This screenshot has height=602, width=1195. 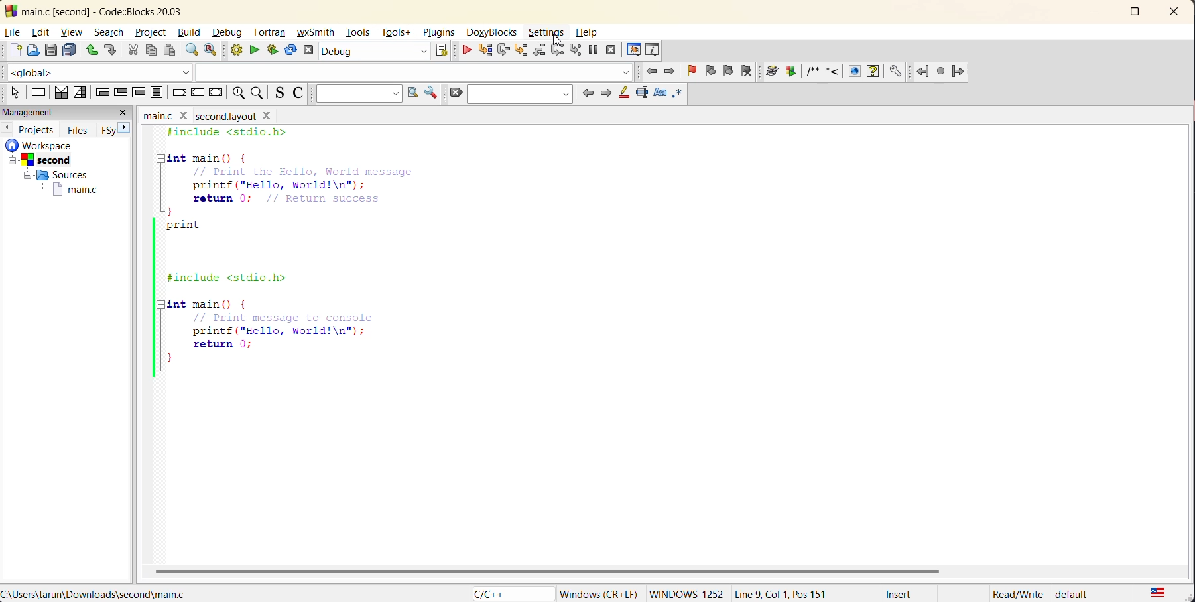 What do you see at coordinates (90, 49) in the screenshot?
I see `undo` at bounding box center [90, 49].